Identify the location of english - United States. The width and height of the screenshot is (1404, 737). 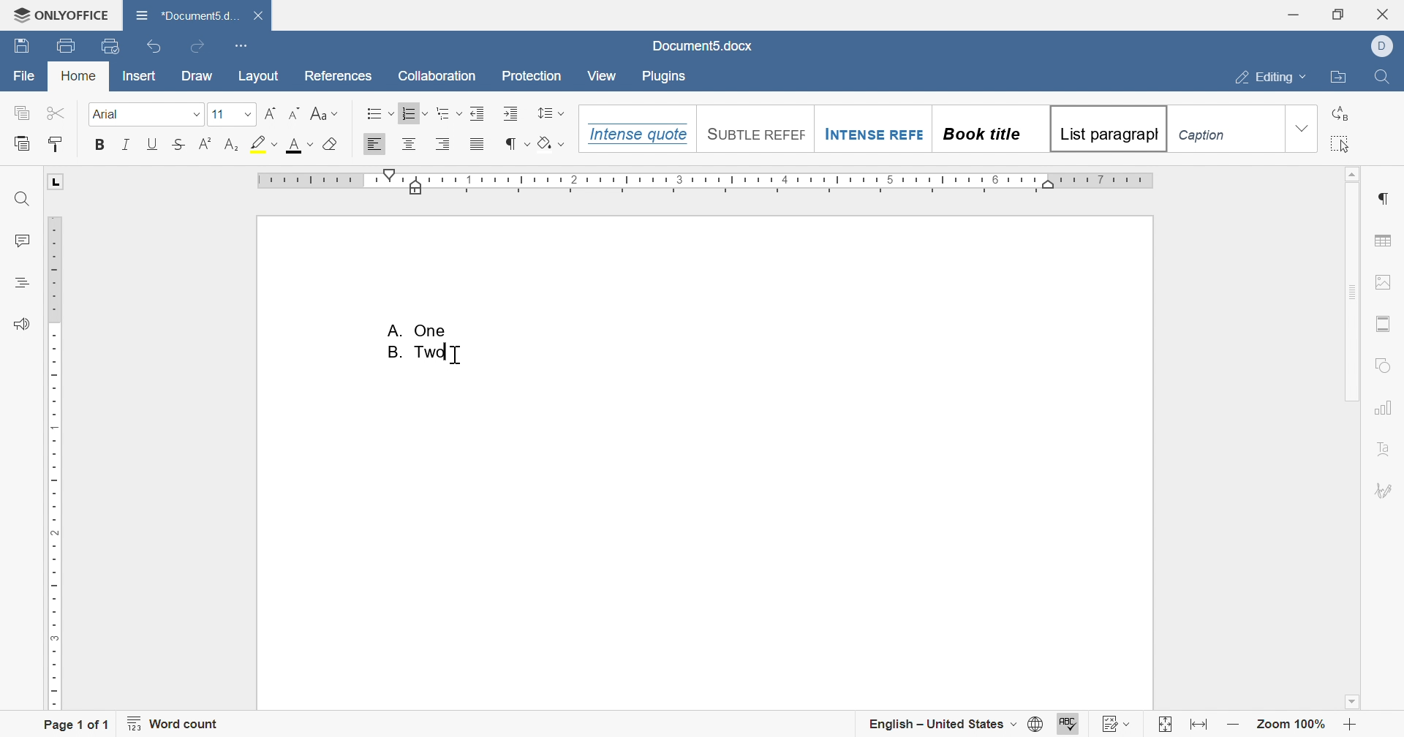
(955, 725).